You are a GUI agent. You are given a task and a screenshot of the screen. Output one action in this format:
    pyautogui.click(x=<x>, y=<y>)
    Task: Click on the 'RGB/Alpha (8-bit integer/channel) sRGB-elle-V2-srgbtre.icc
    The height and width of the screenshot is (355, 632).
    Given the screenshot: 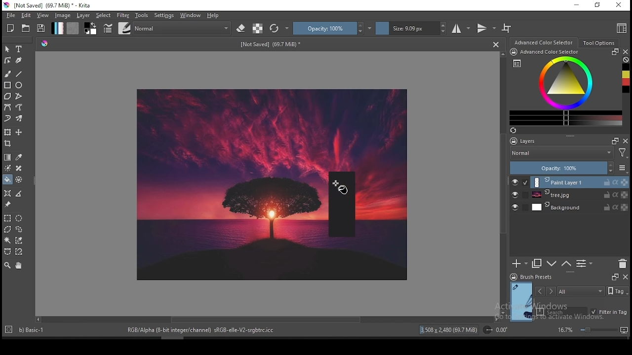 What is the action you would take?
    pyautogui.click(x=201, y=330)
    